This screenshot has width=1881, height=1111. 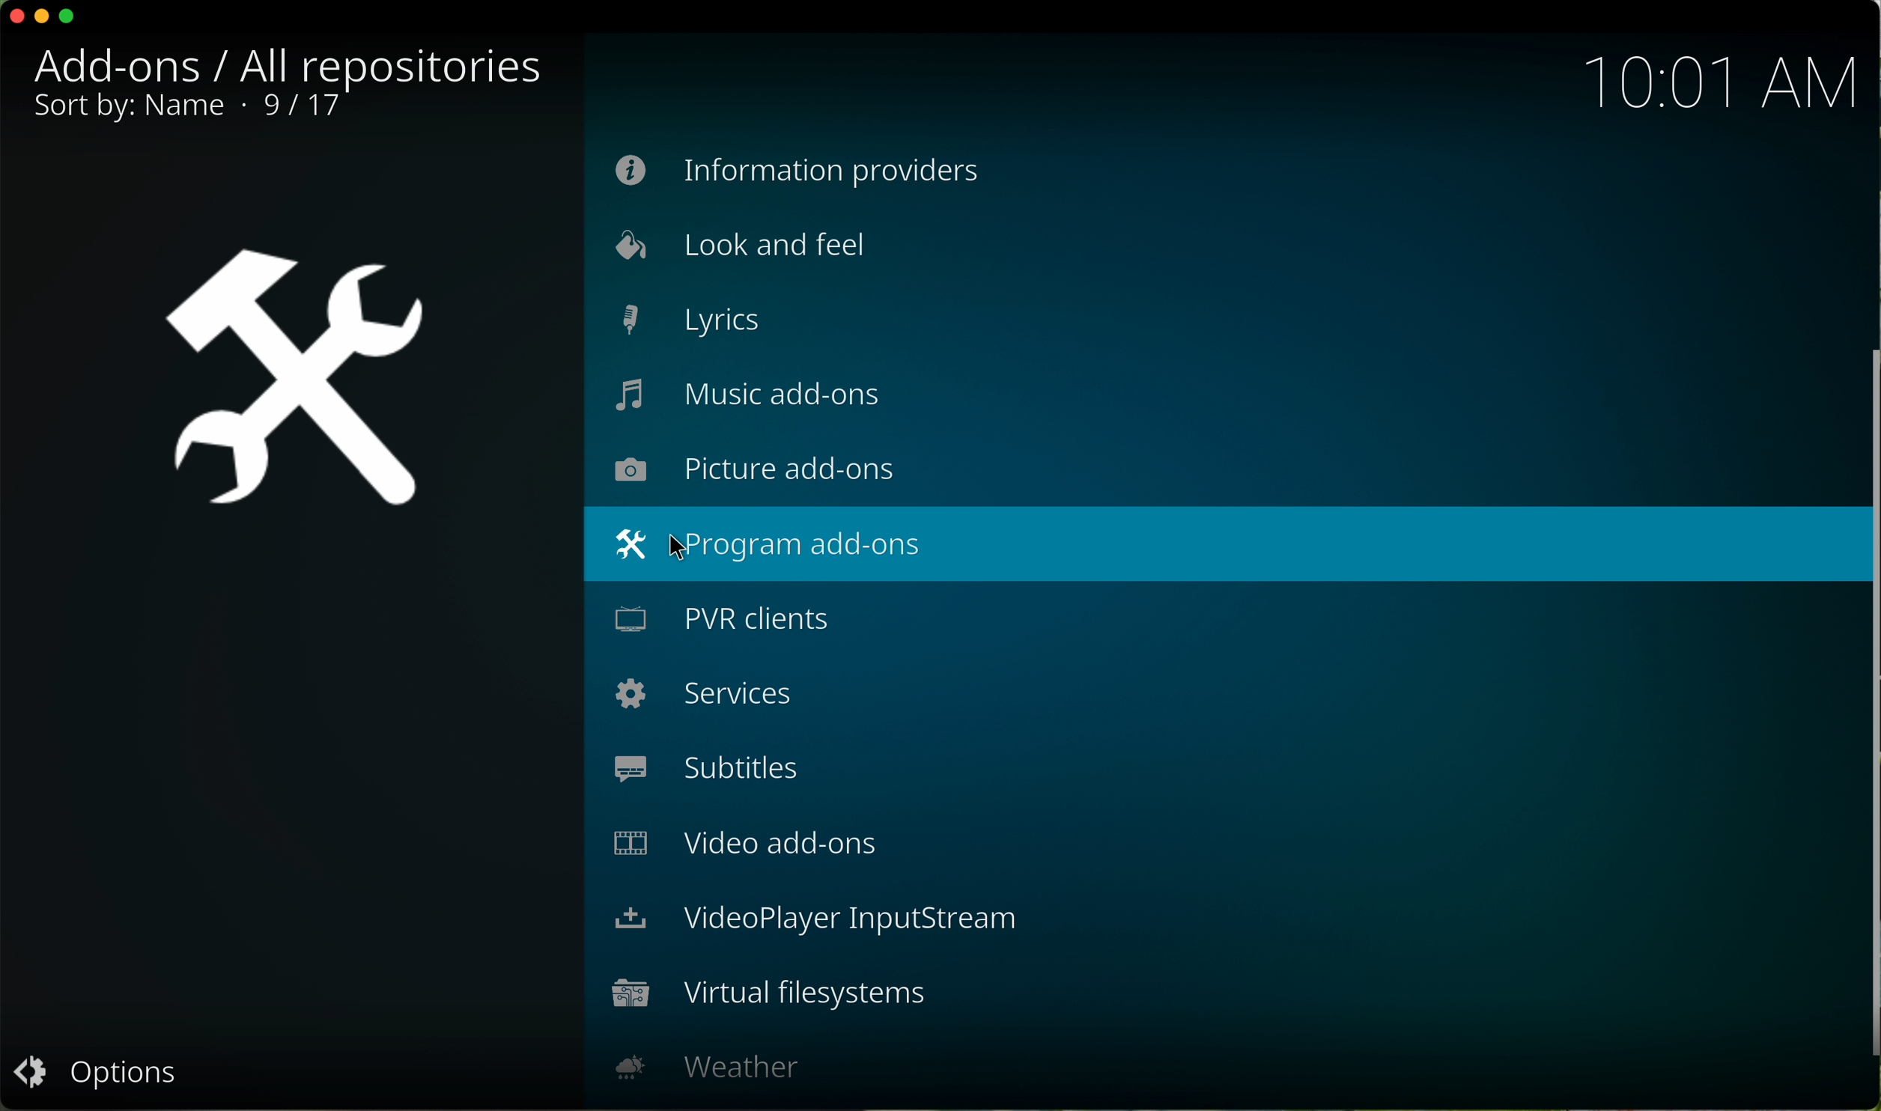 I want to click on information providers, so click(x=798, y=171).